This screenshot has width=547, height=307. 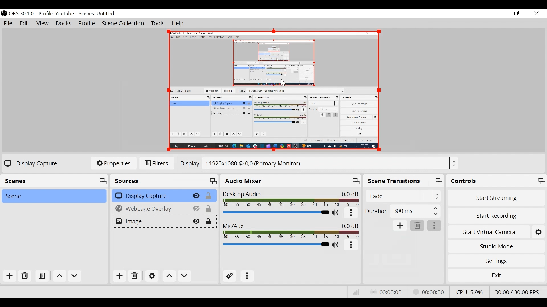 I want to click on Settings, so click(x=538, y=232).